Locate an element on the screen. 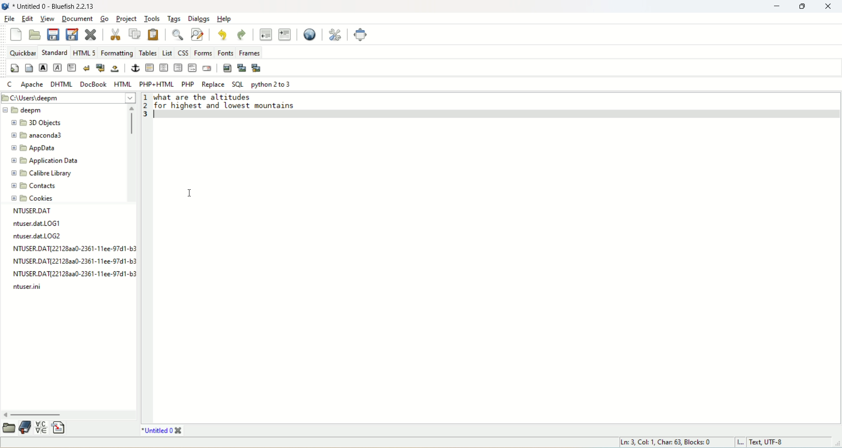 The image size is (842, 448). HTML is located at coordinates (122, 84).